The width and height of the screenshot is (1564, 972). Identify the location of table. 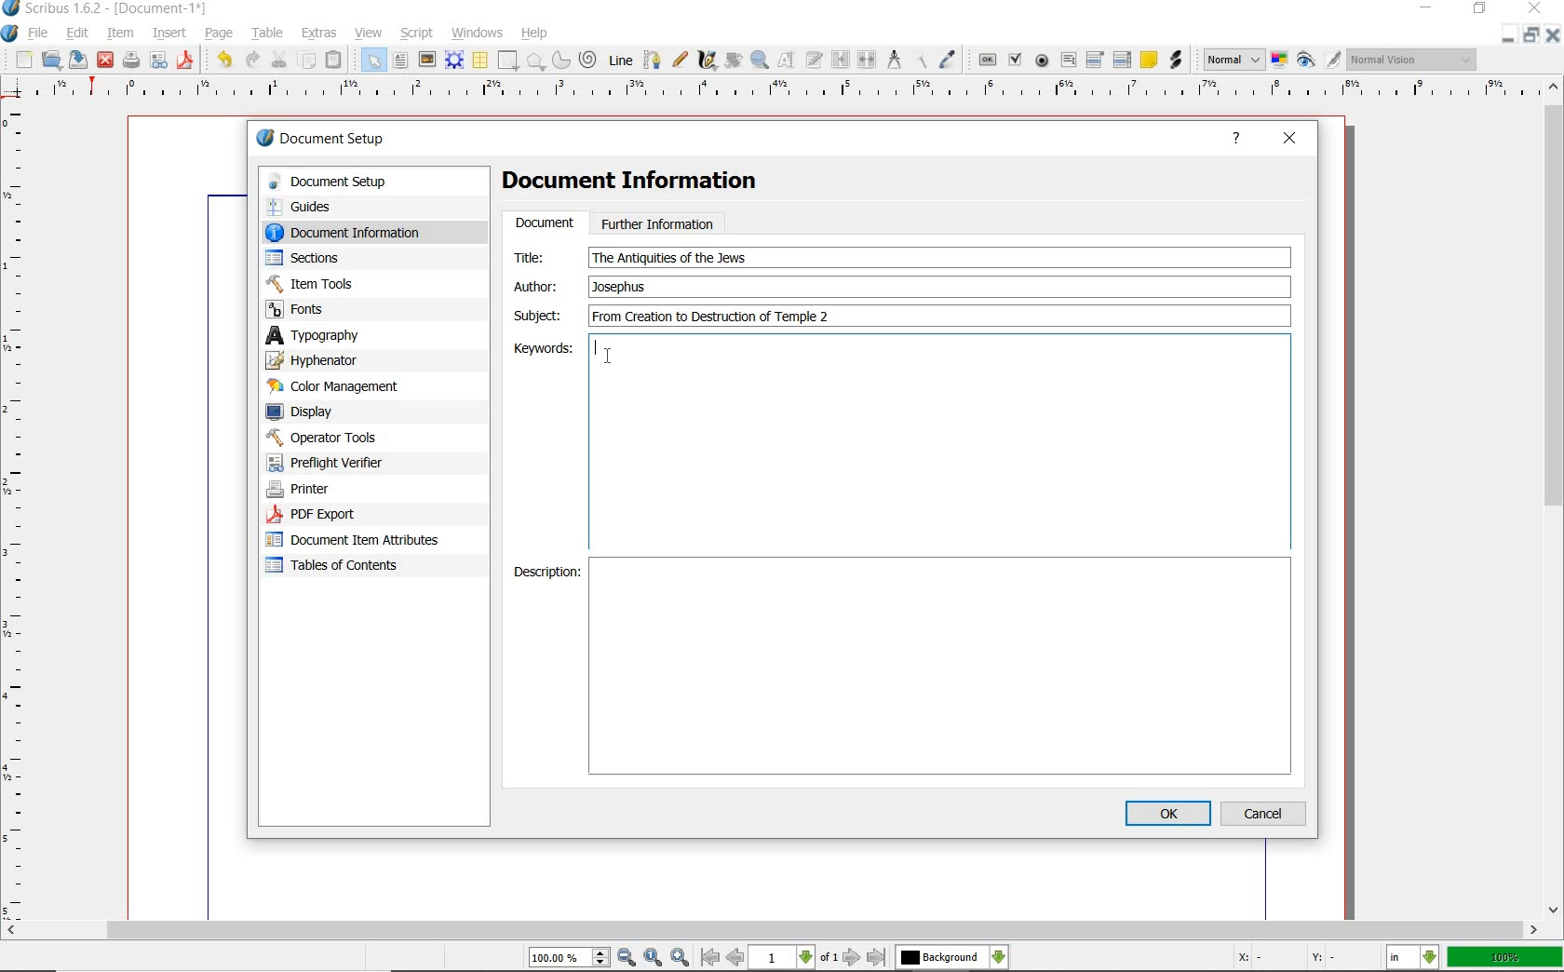
(479, 60).